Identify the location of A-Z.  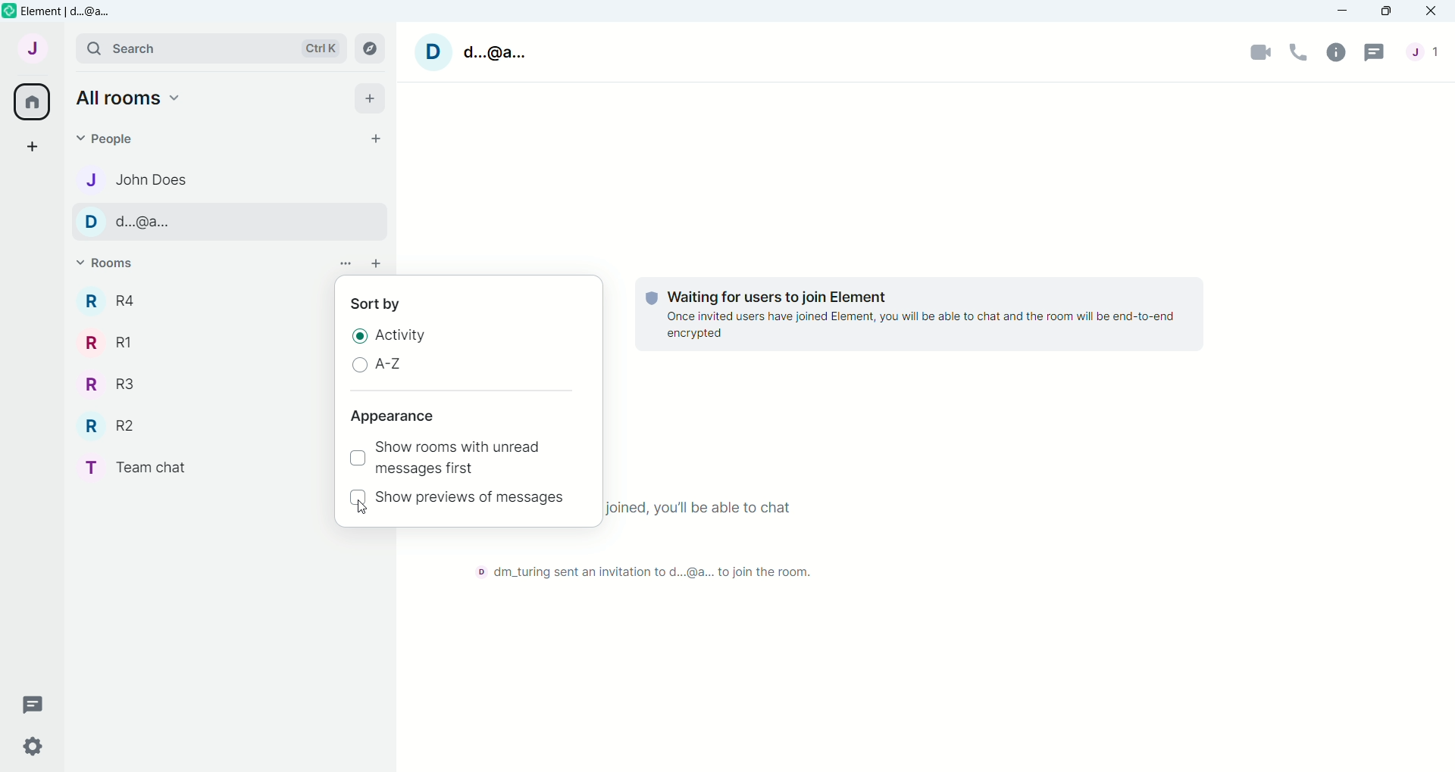
(389, 365).